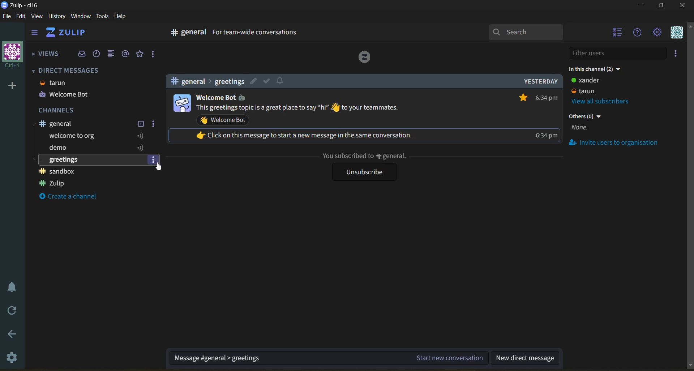 The image size is (694, 371). I want to click on new direct message, so click(525, 357).